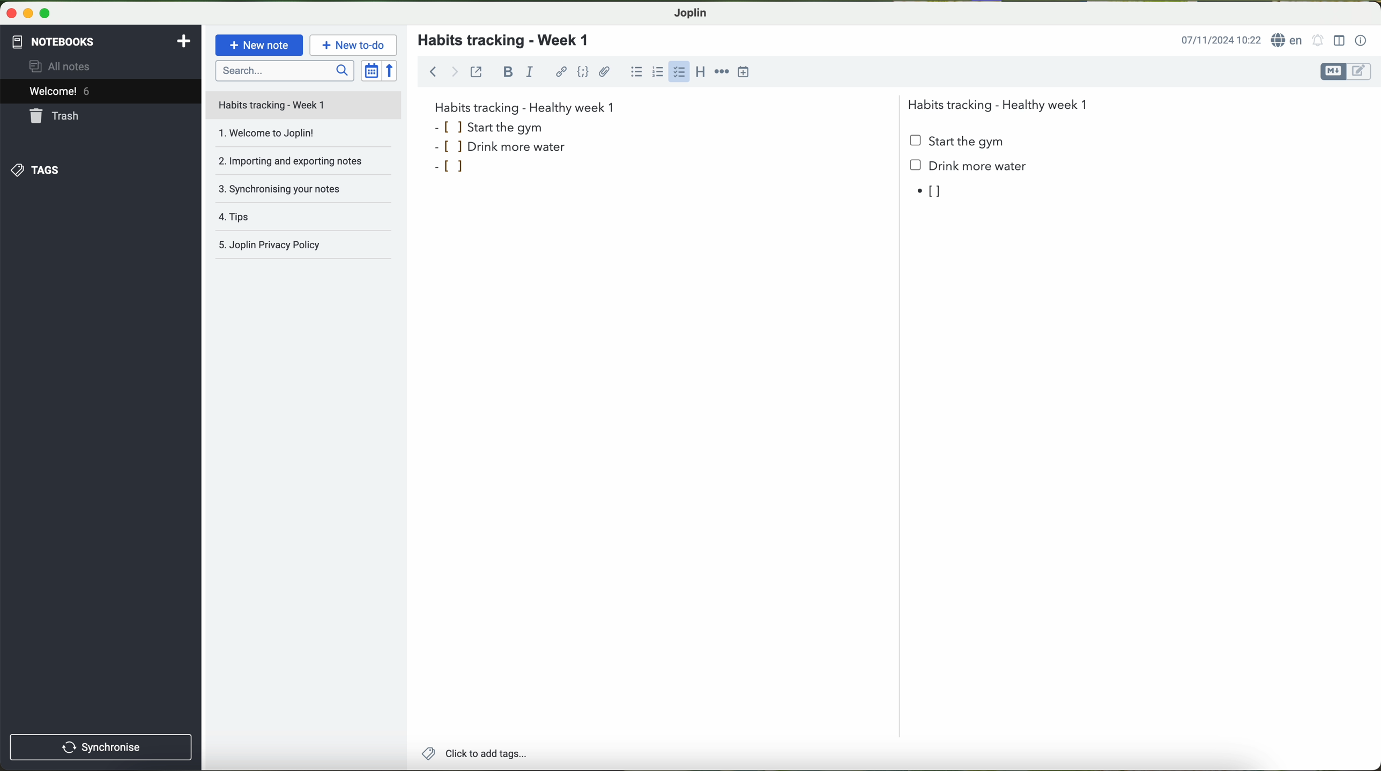 The width and height of the screenshot is (1381, 771). What do you see at coordinates (36, 170) in the screenshot?
I see `tags` at bounding box center [36, 170].